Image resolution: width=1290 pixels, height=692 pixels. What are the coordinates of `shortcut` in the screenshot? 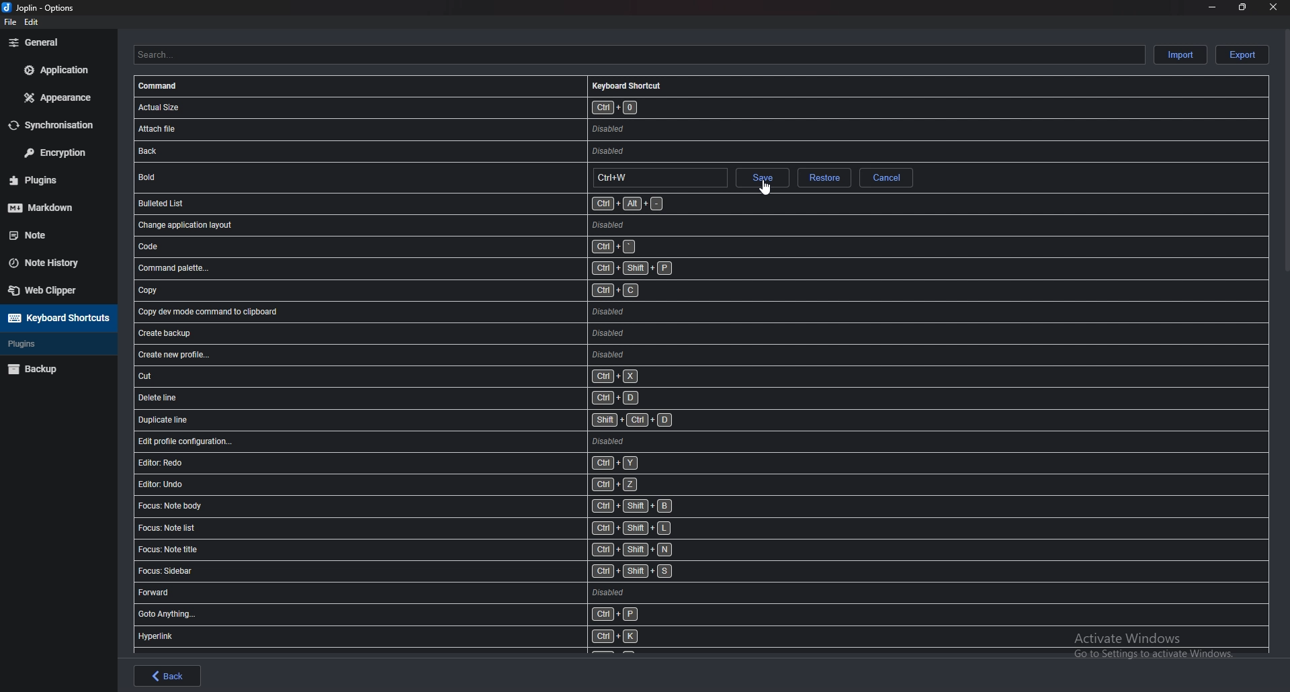 It's located at (439, 484).